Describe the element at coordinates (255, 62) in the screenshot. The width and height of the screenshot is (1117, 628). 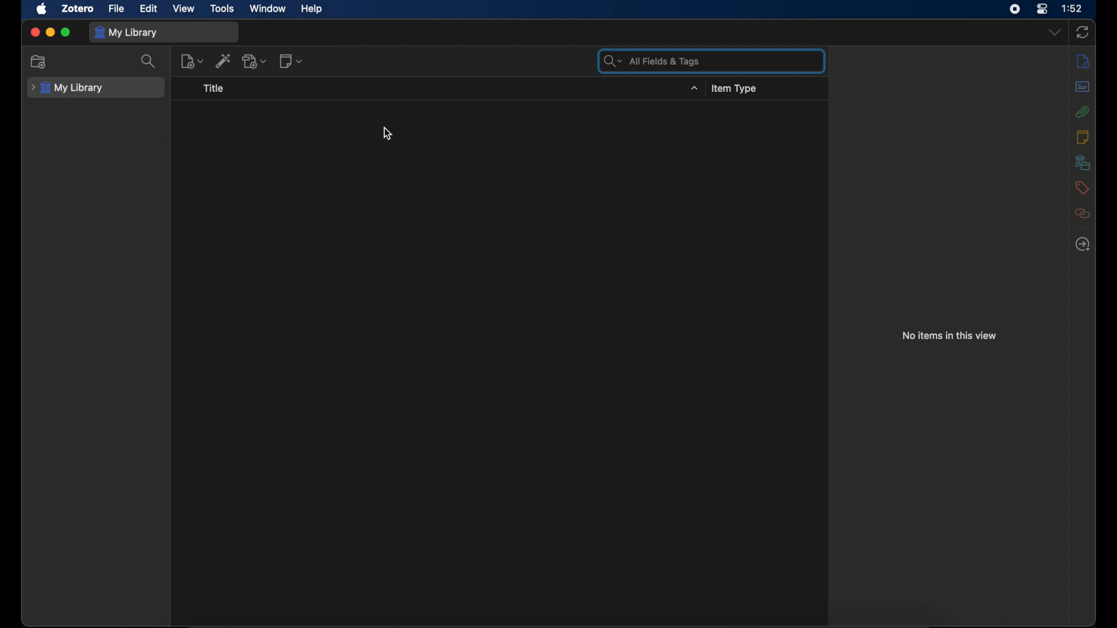
I see `add attachment` at that location.